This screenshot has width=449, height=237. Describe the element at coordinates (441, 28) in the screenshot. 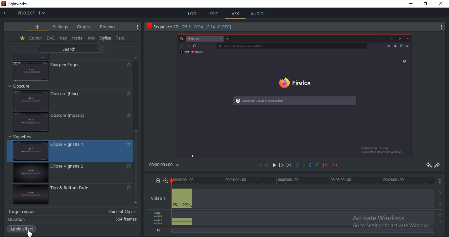

I see `Show settings menu` at that location.